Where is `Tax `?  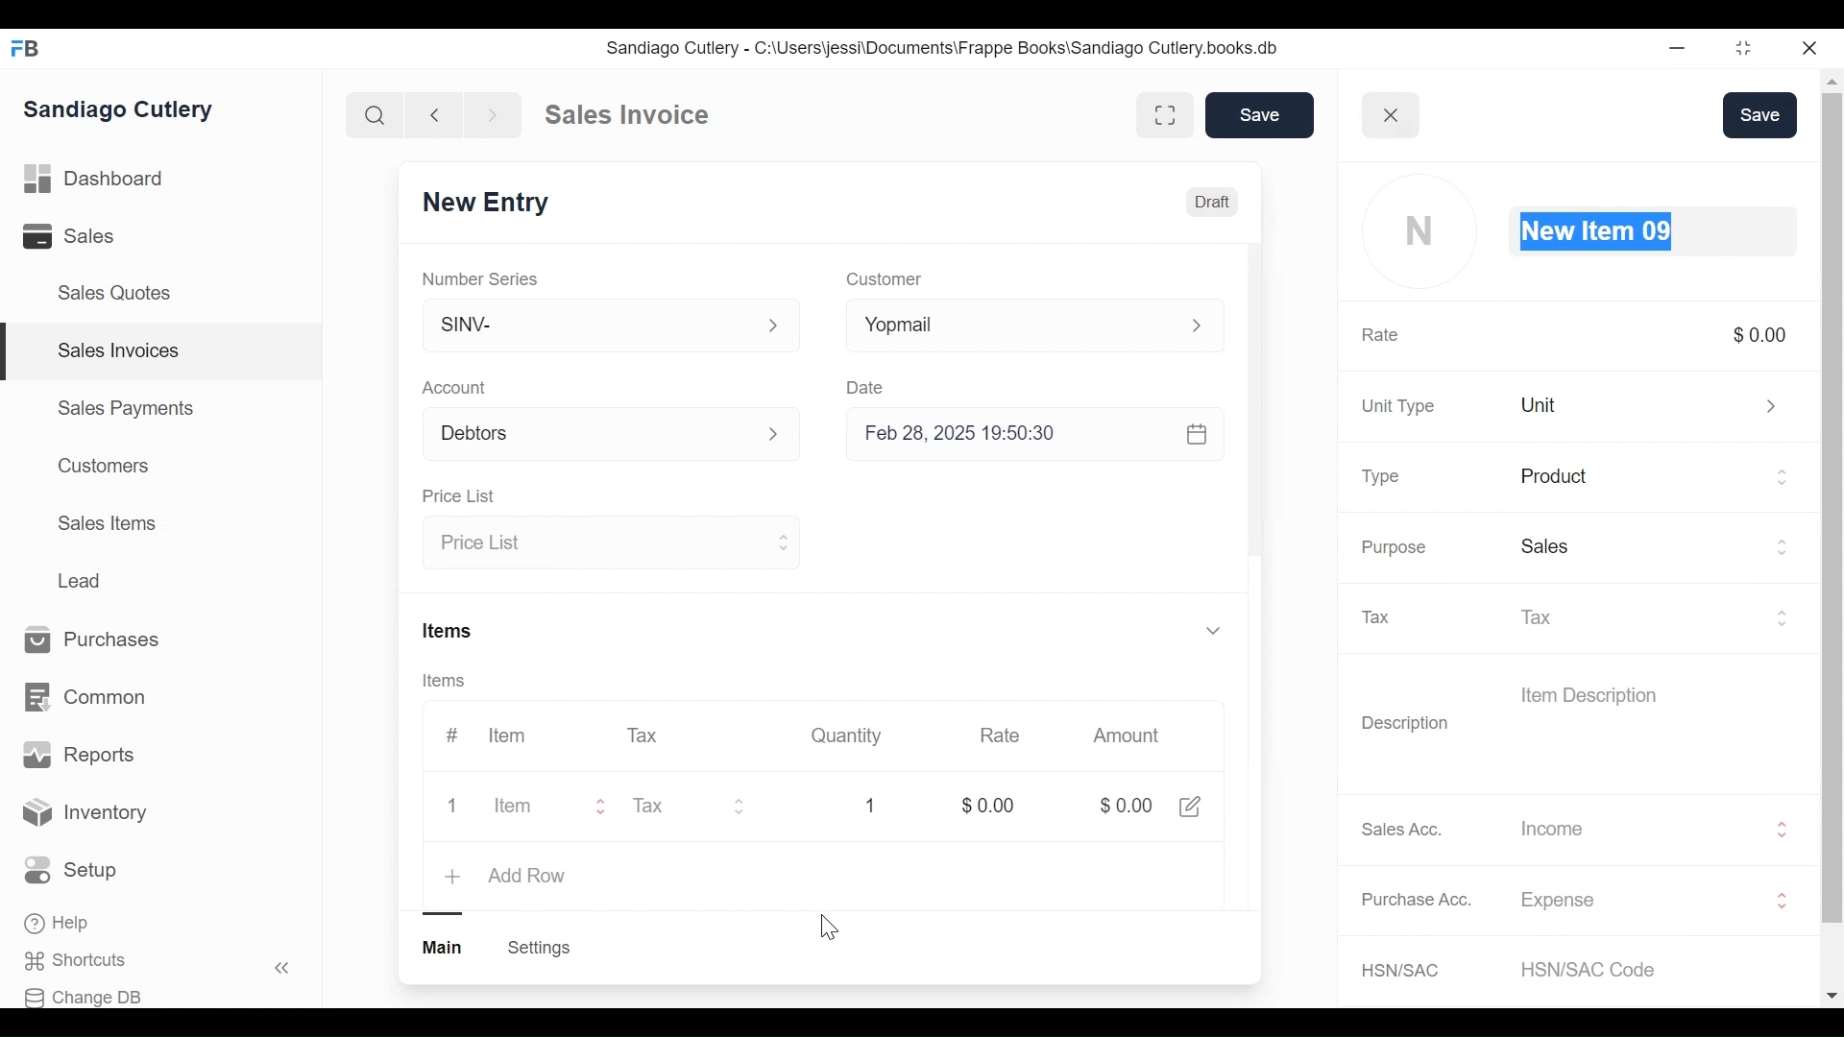
Tax  is located at coordinates (700, 804).